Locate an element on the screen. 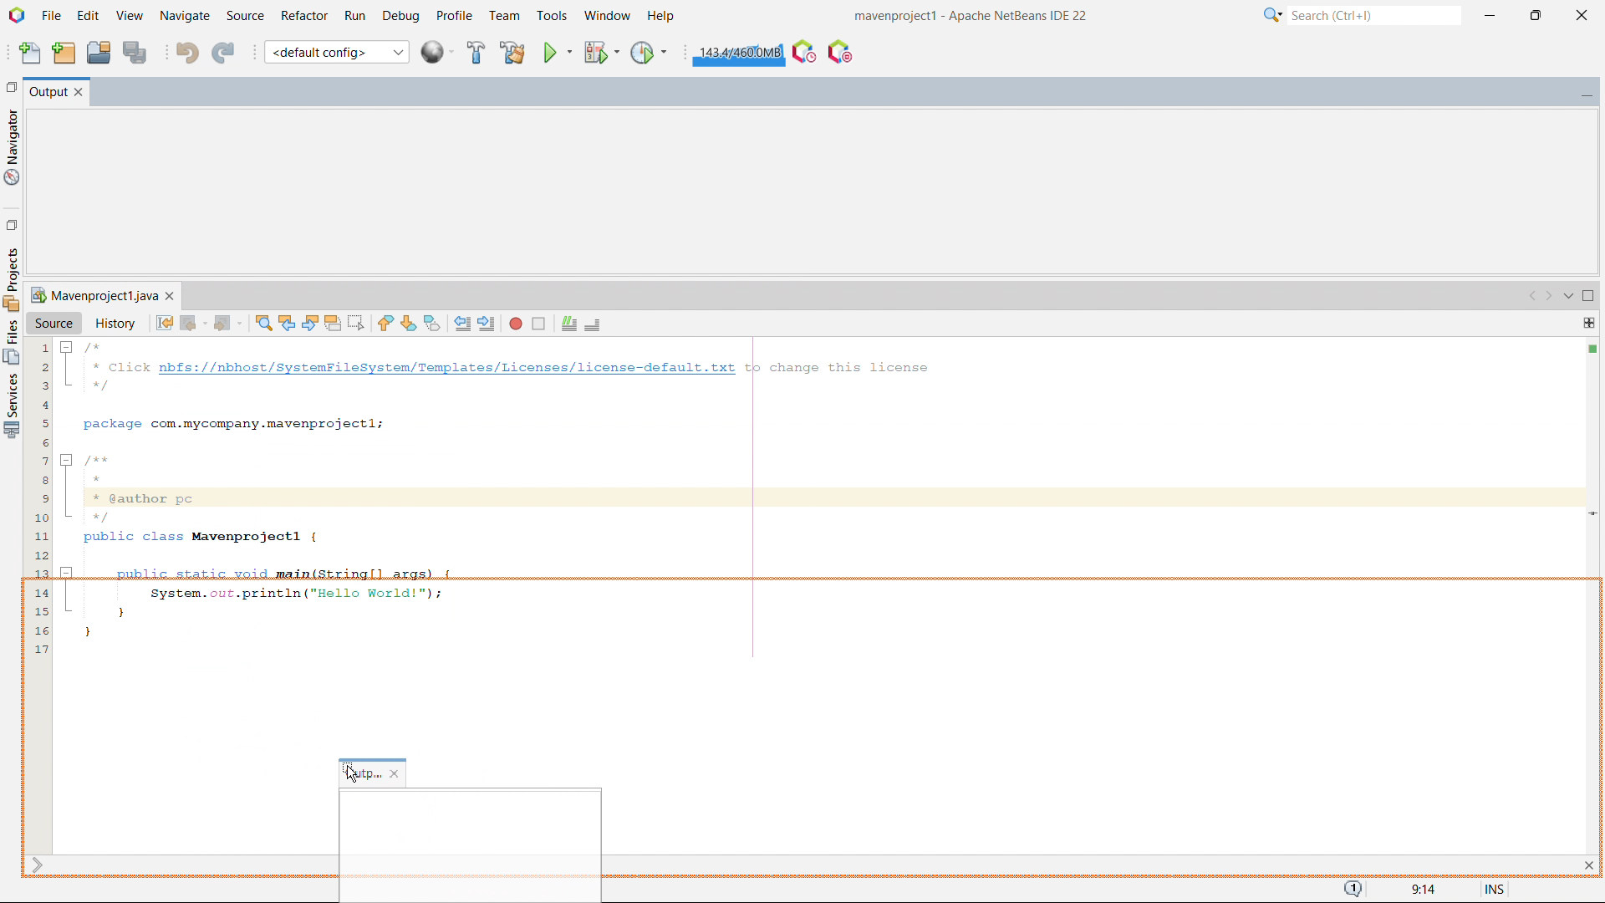 This screenshot has width=1605, height=903. find next occurance is located at coordinates (310, 322).